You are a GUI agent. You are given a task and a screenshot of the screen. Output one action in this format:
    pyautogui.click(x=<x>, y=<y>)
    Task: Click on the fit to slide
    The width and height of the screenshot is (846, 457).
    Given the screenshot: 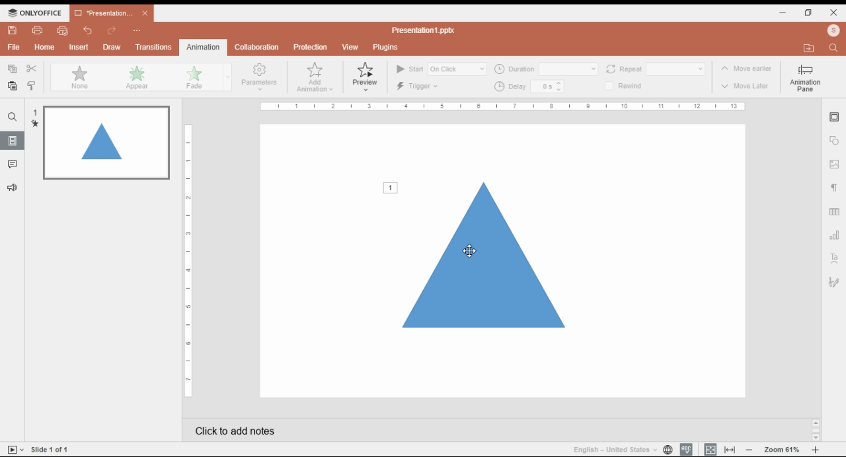 What is the action you would take?
    pyautogui.click(x=712, y=450)
    